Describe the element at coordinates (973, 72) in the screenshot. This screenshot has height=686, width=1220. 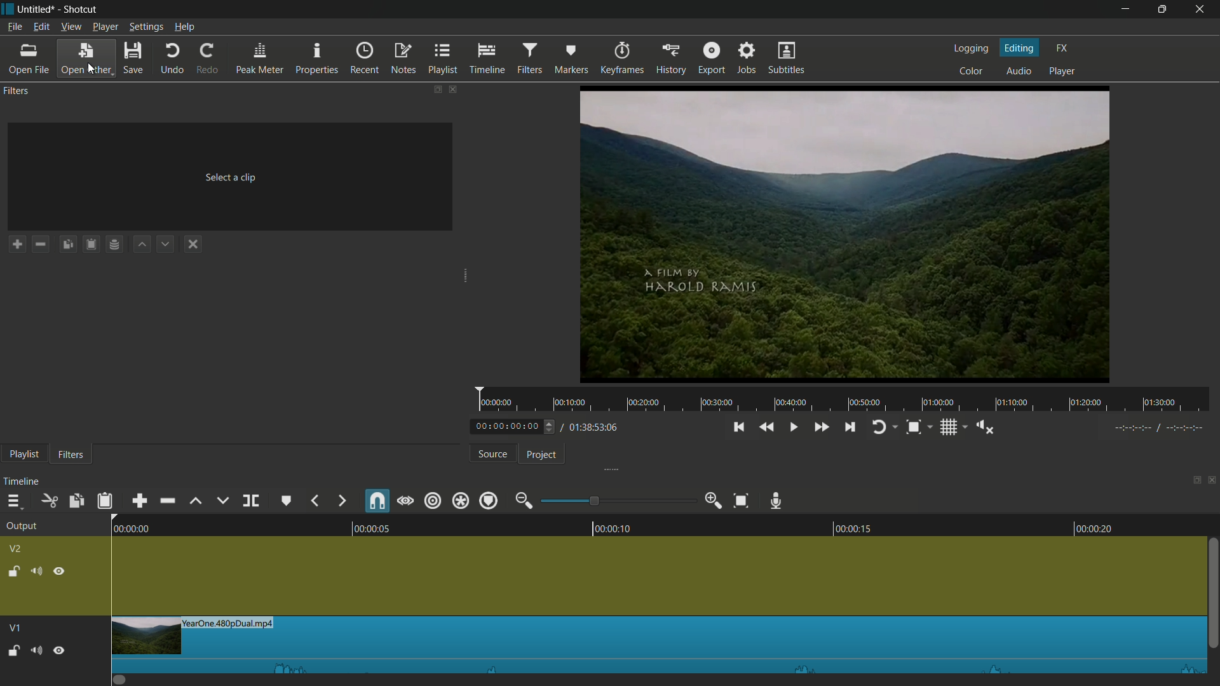
I see `color` at that location.